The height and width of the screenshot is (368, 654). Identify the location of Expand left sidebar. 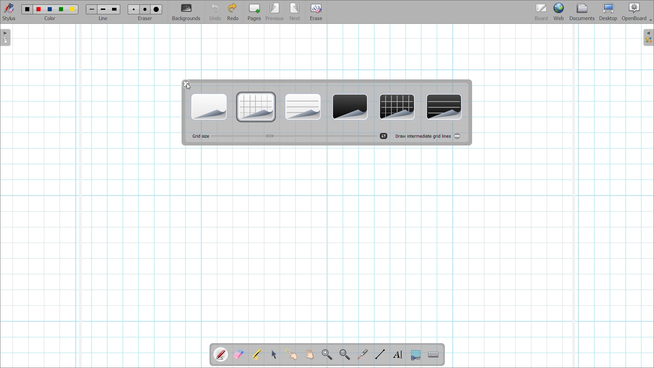
(5, 38).